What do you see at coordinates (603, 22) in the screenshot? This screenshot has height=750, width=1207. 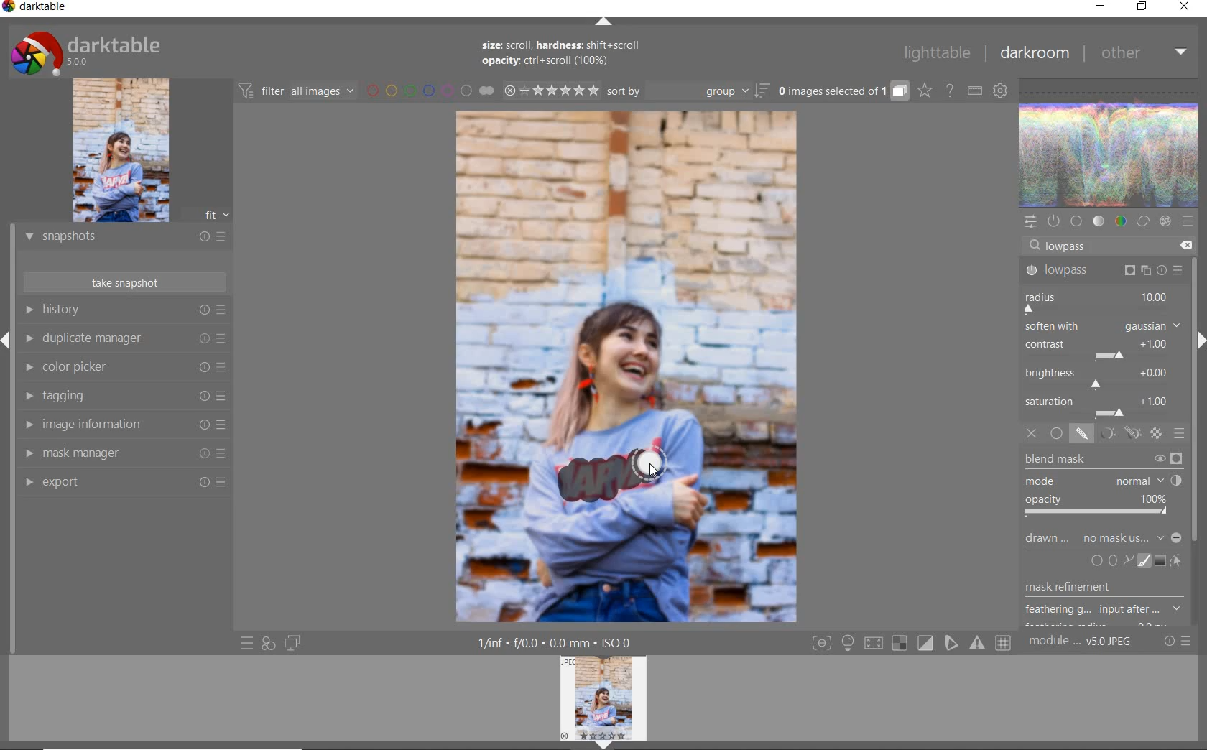 I see `expand/collapse` at bounding box center [603, 22].